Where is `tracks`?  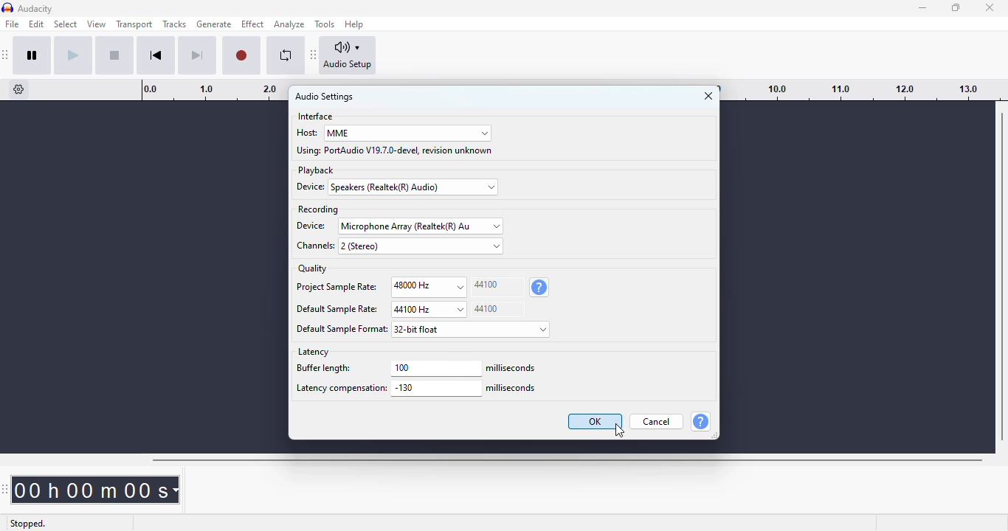
tracks is located at coordinates (174, 24).